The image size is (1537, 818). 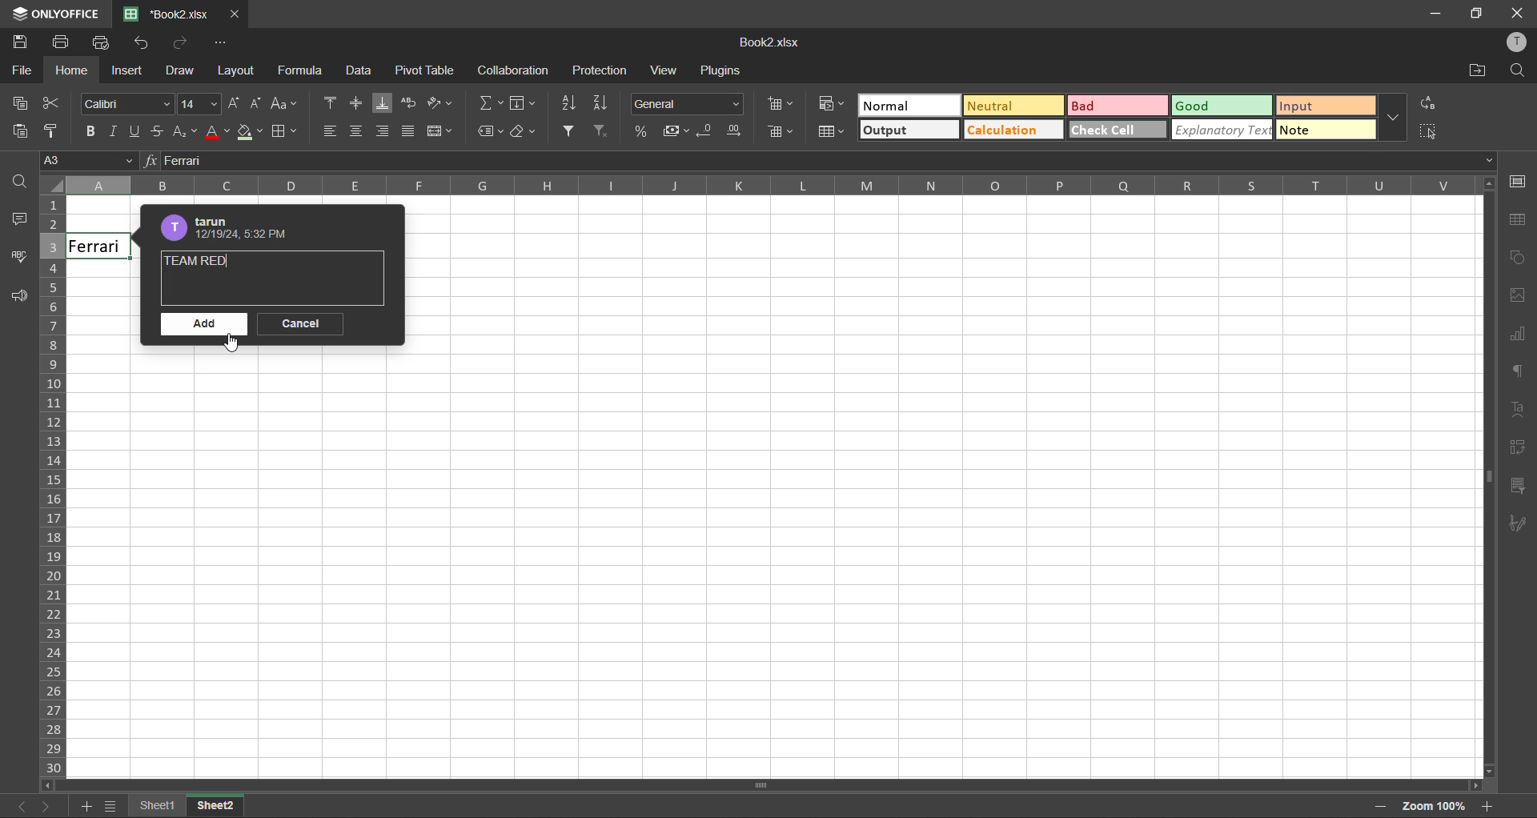 I want to click on input, so click(x=1326, y=107).